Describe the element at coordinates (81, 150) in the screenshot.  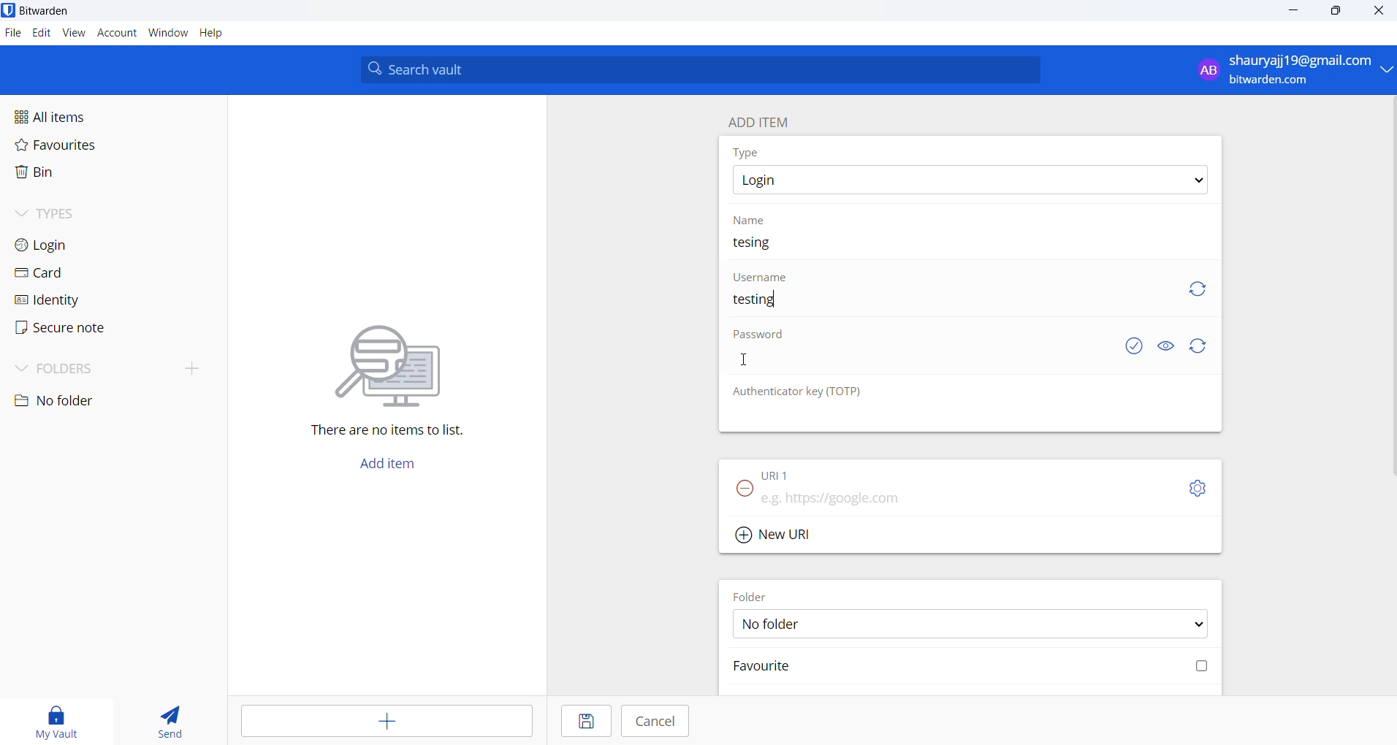
I see `favourites` at that location.